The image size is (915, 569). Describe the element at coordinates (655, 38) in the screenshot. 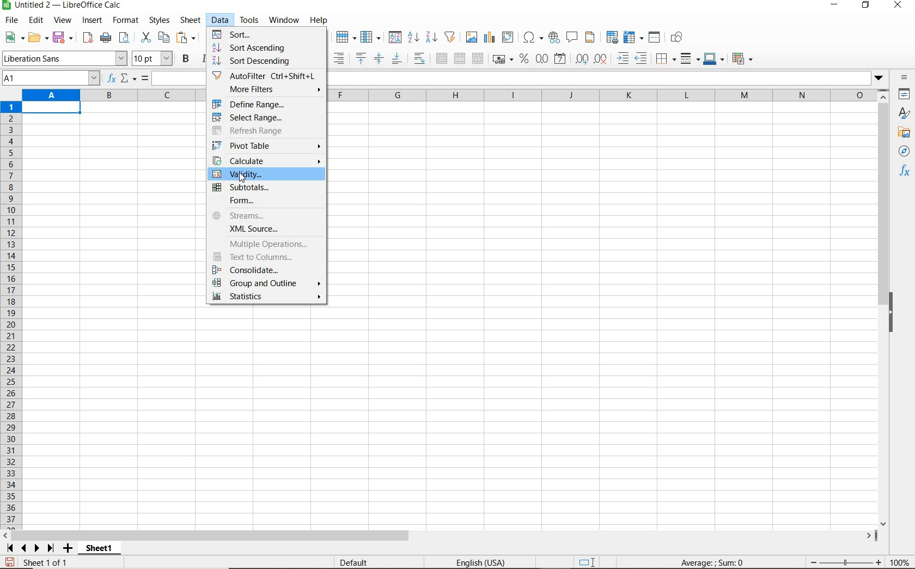

I see `split window` at that location.